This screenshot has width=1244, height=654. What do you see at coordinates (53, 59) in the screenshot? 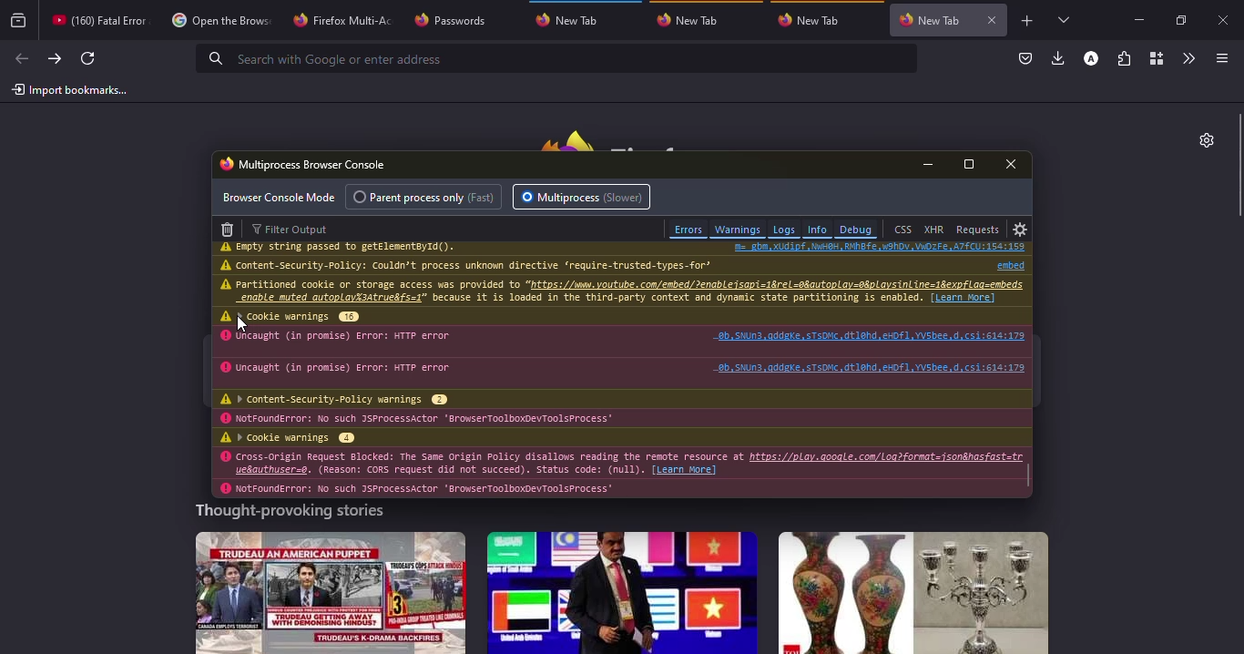
I see `forward` at bounding box center [53, 59].